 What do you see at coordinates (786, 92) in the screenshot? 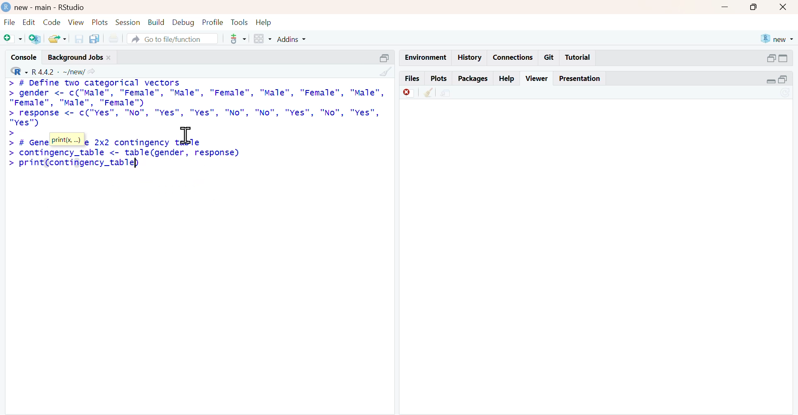
I see `Sync` at bounding box center [786, 92].